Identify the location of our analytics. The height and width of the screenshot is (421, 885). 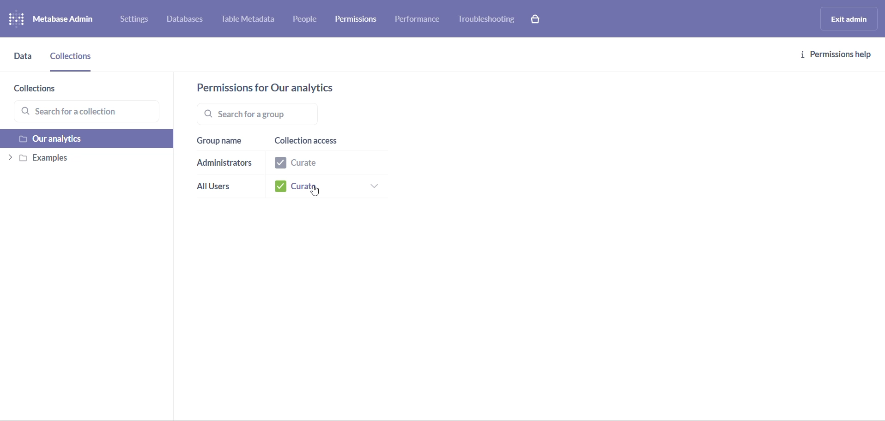
(88, 140).